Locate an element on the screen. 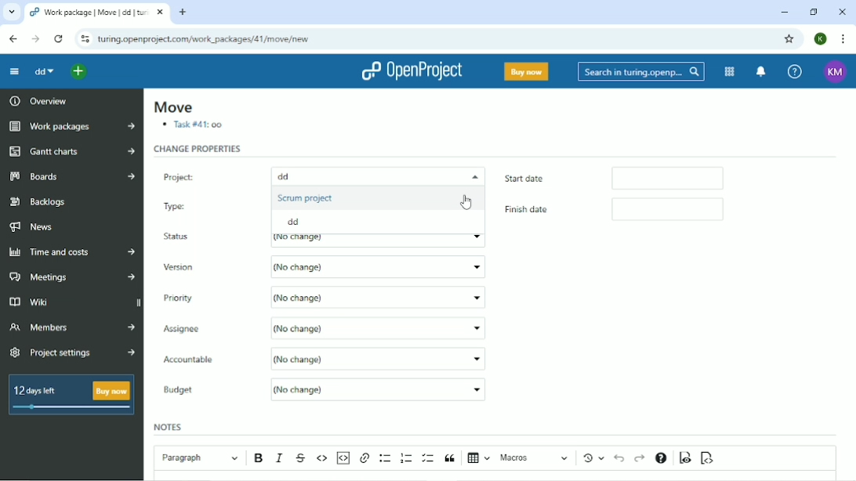  Boards is located at coordinates (73, 175).